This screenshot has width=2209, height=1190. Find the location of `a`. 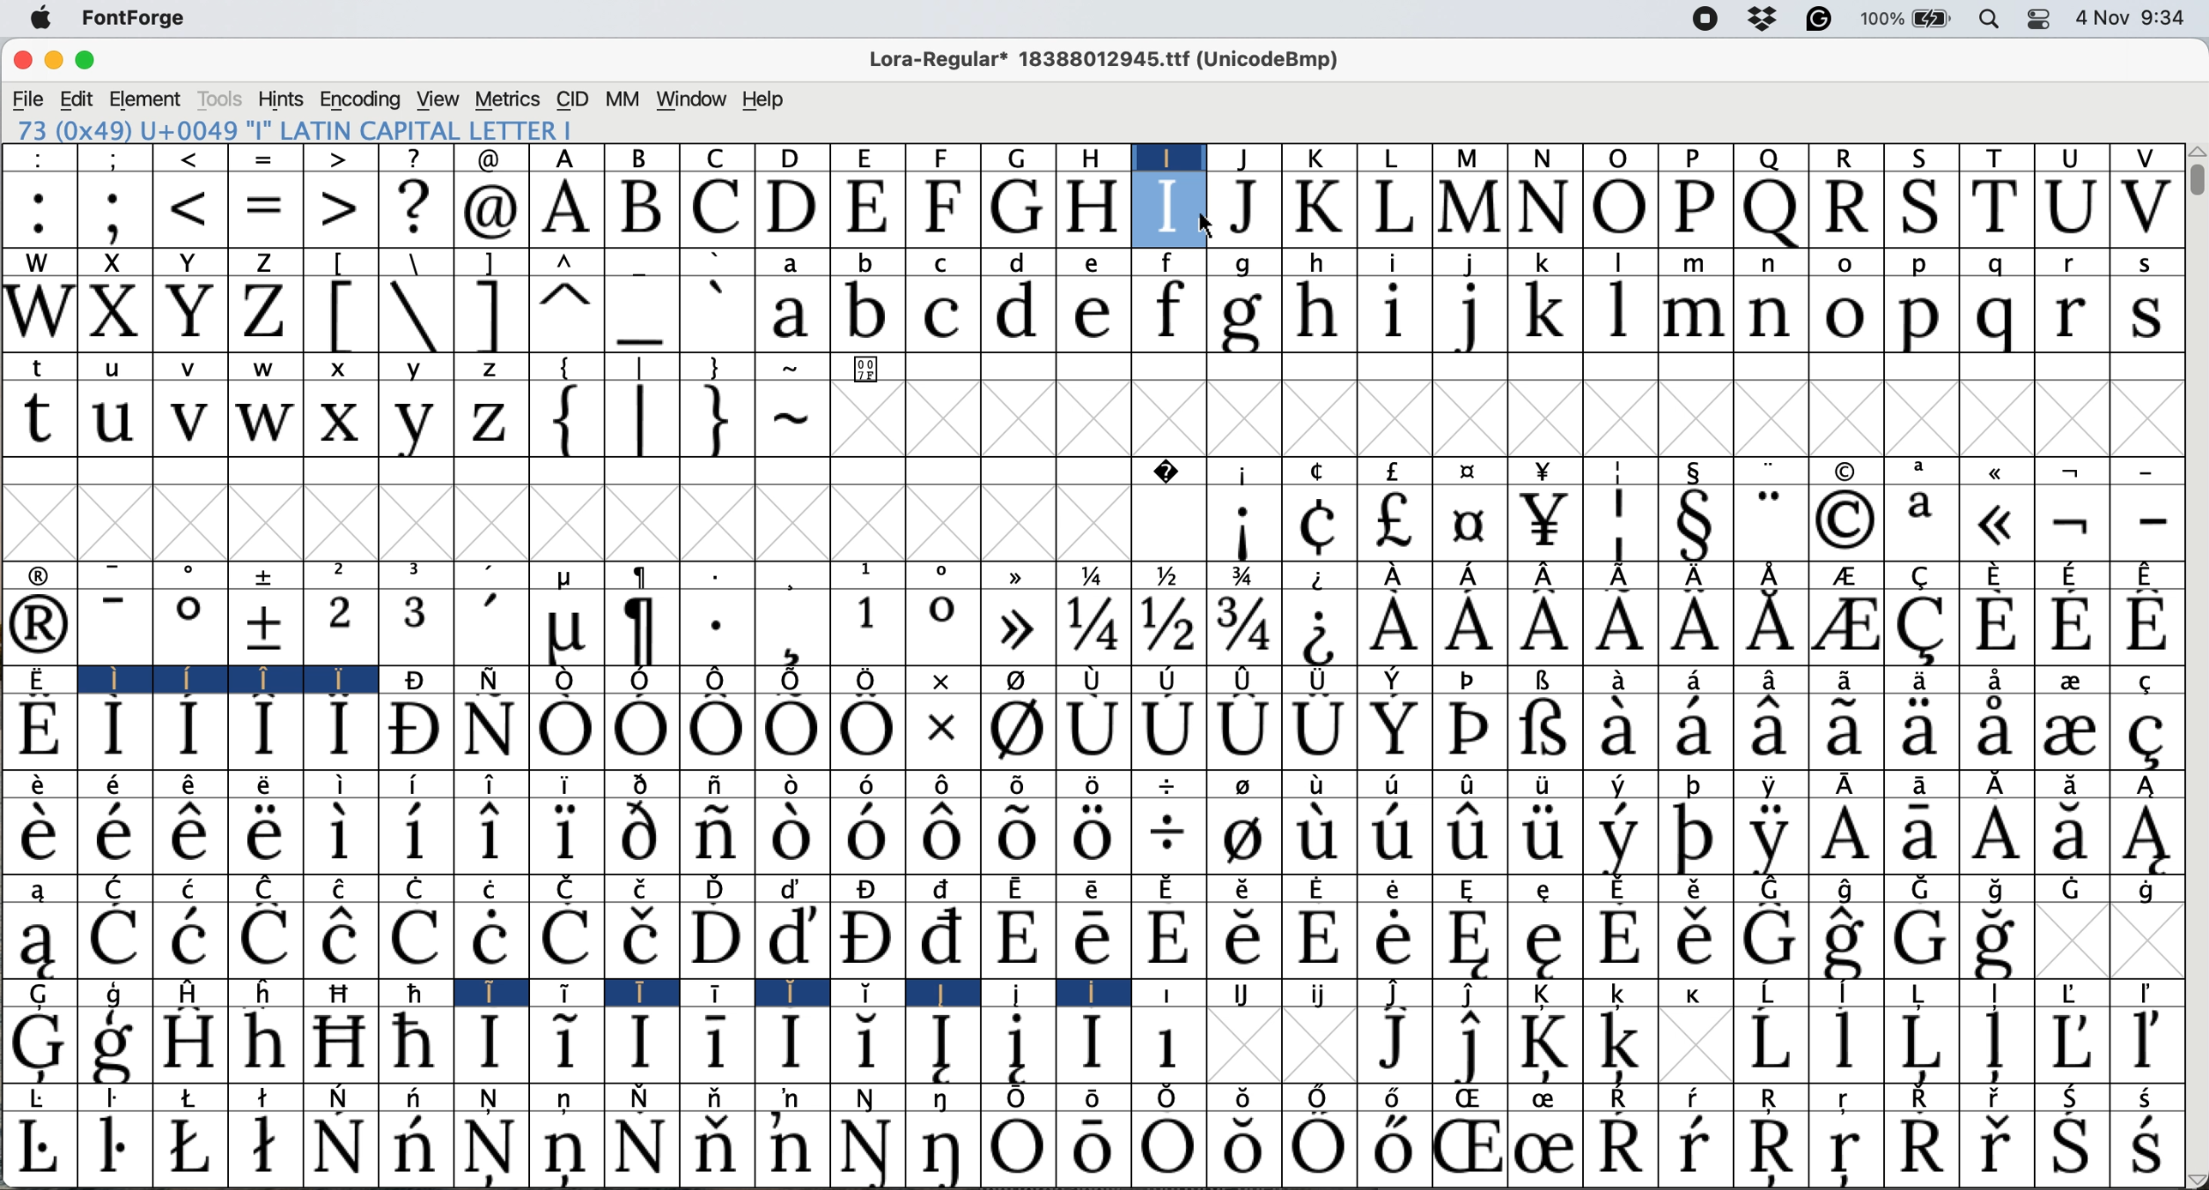

a is located at coordinates (793, 314).